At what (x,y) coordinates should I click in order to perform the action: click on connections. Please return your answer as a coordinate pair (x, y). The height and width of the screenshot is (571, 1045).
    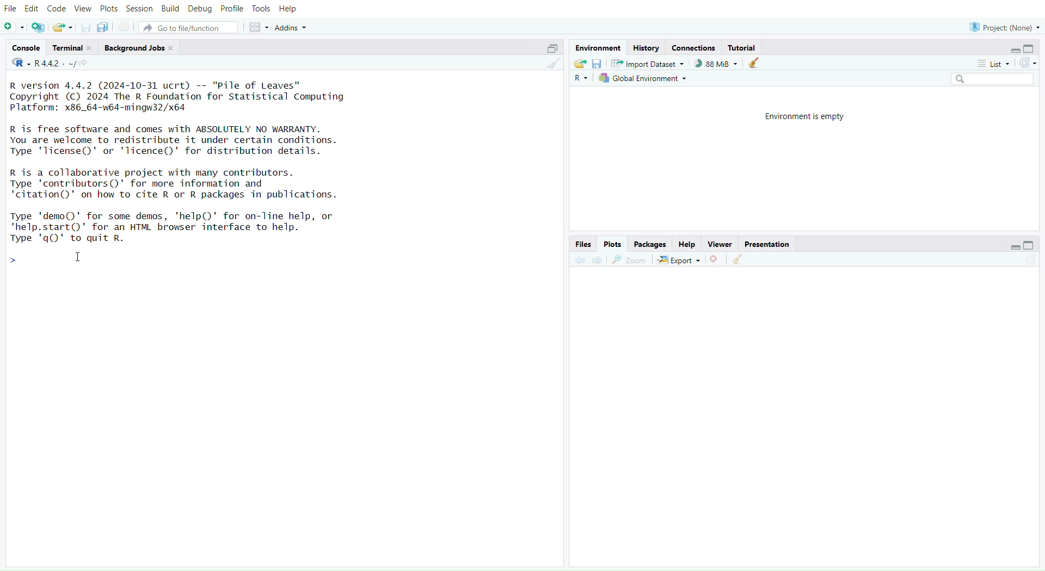
    Looking at the image, I should click on (694, 47).